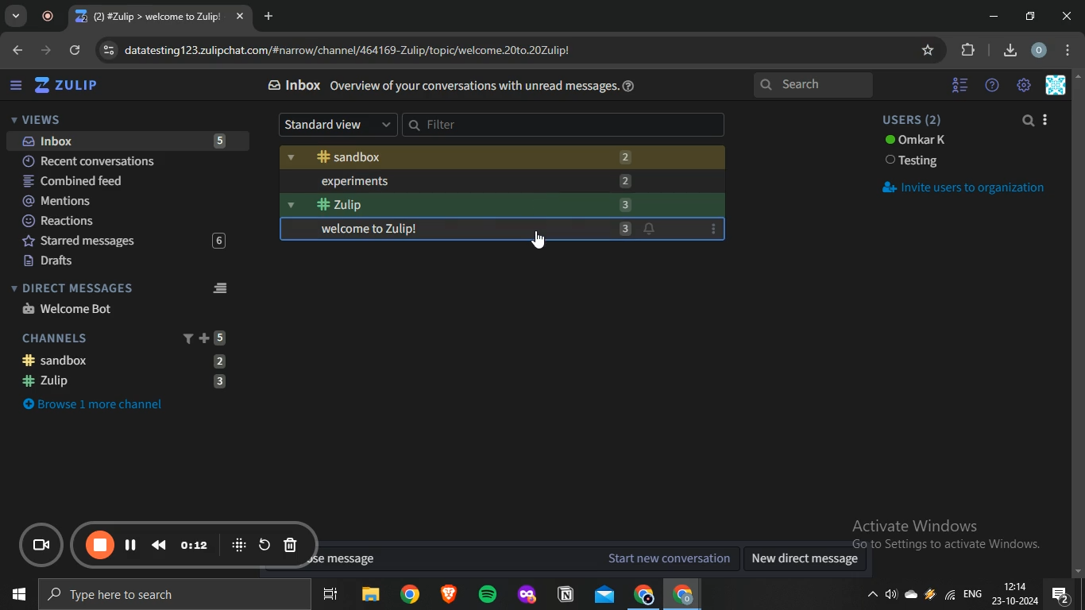 The image size is (1085, 610). Describe the element at coordinates (651, 230) in the screenshot. I see `notifications` at that location.